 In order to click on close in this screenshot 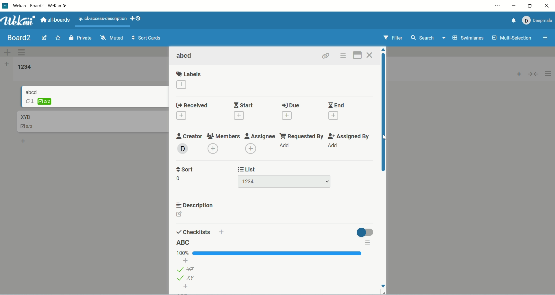, I will do `click(544, 6)`.